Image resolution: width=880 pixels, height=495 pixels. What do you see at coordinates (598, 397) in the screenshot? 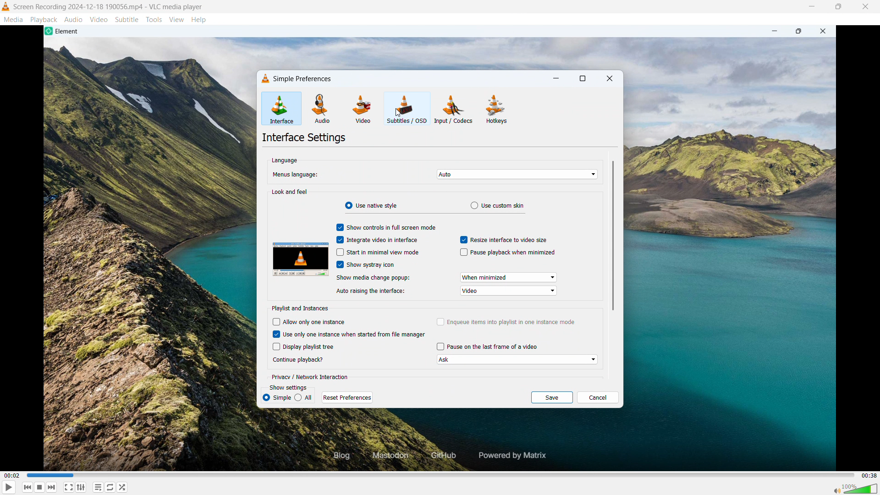
I see `Cancel ` at bounding box center [598, 397].